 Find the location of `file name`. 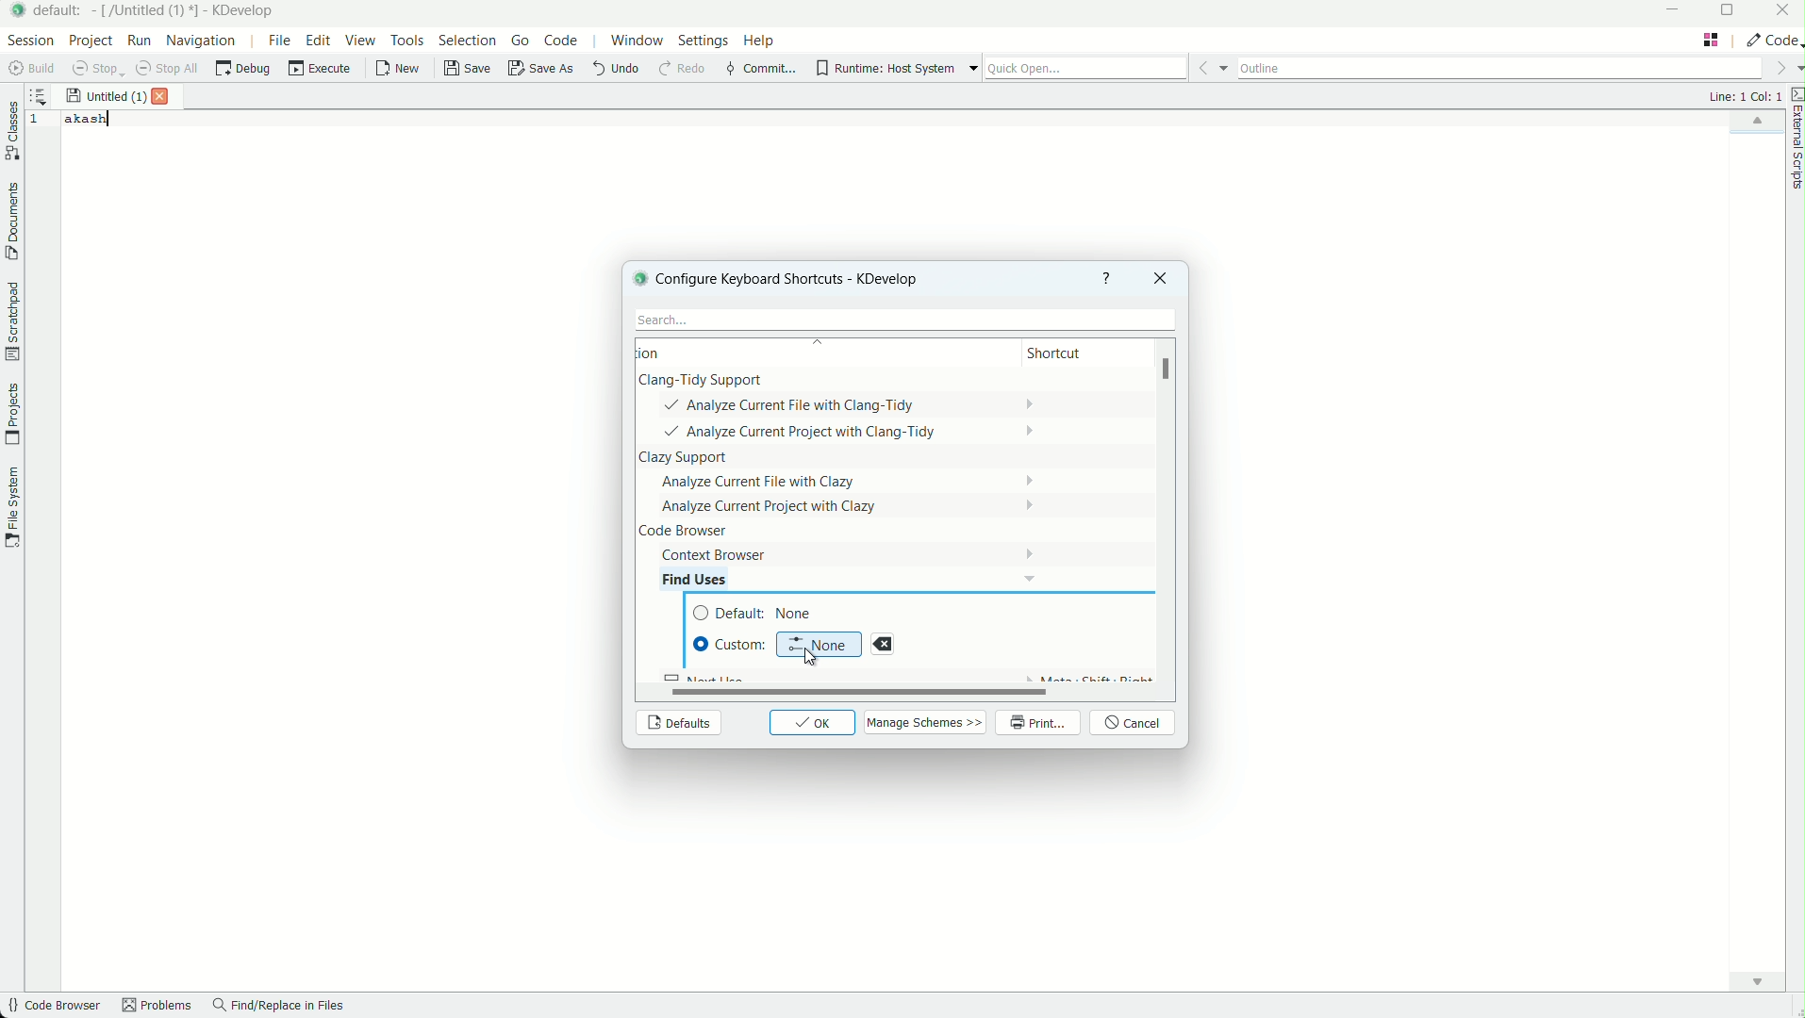

file name is located at coordinates (148, 10).